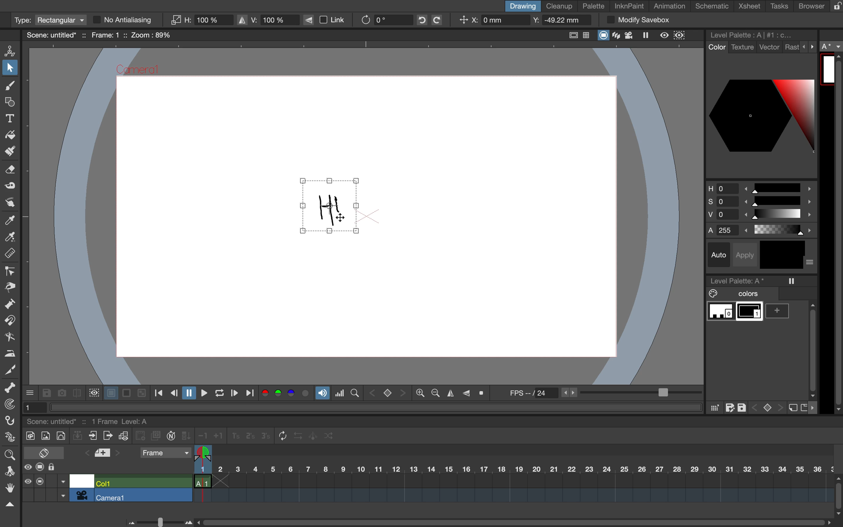 This screenshot has width=843, height=527. Describe the element at coordinates (742, 47) in the screenshot. I see `texture` at that location.